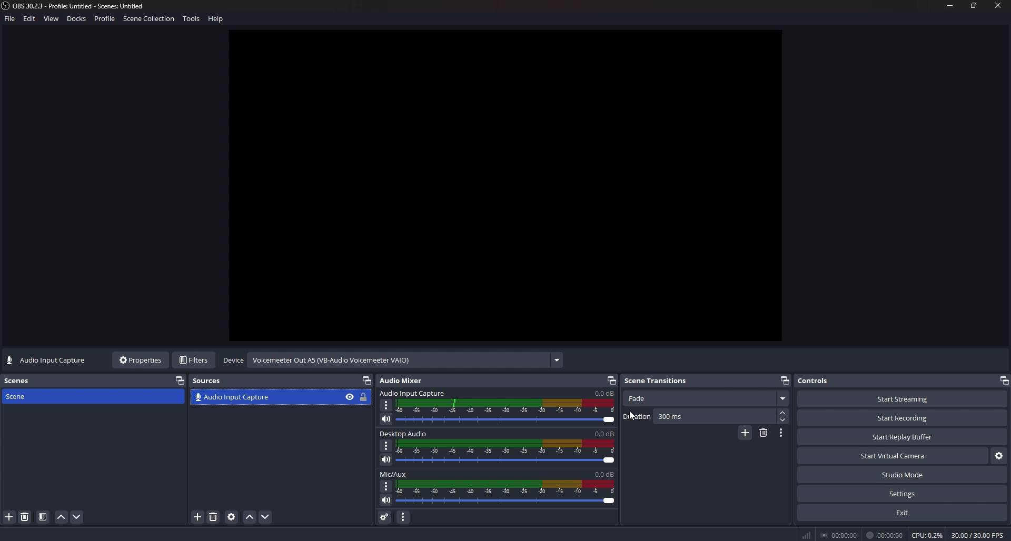 This screenshot has height=541, width=1011. What do you see at coordinates (405, 392) in the screenshot?
I see `desktop audio` at bounding box center [405, 392].